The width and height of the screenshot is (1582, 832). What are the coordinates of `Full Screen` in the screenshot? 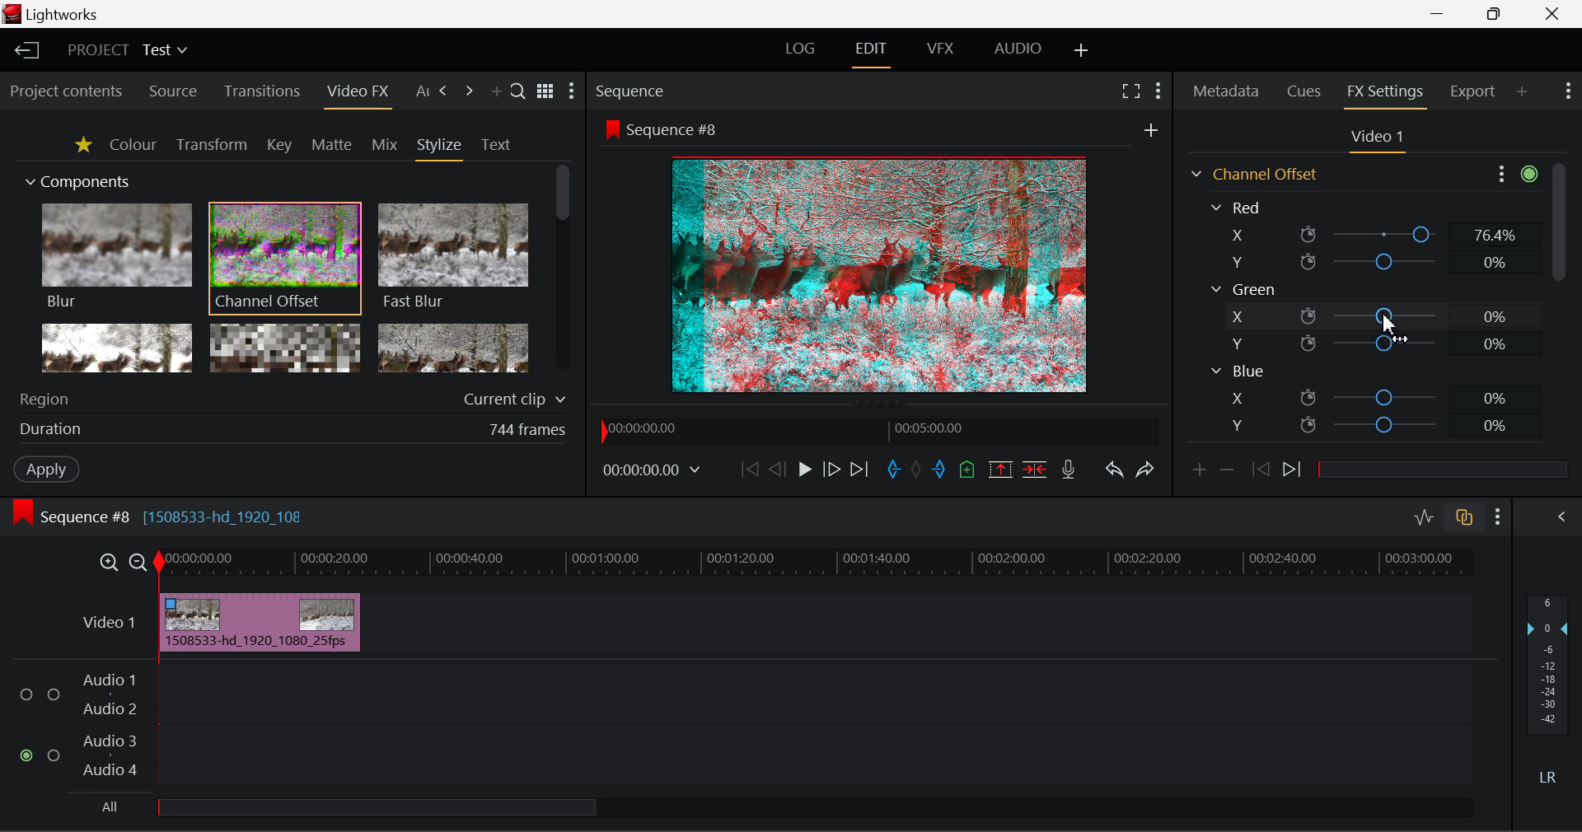 It's located at (1132, 93).